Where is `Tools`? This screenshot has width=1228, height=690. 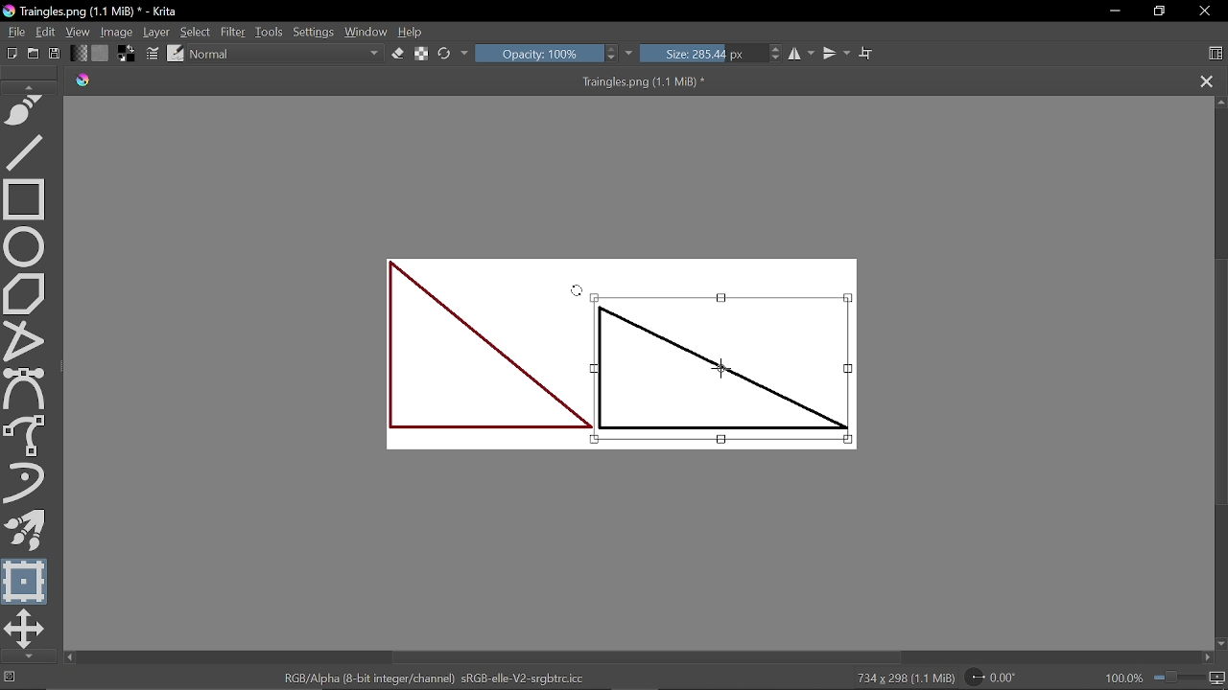 Tools is located at coordinates (271, 32).